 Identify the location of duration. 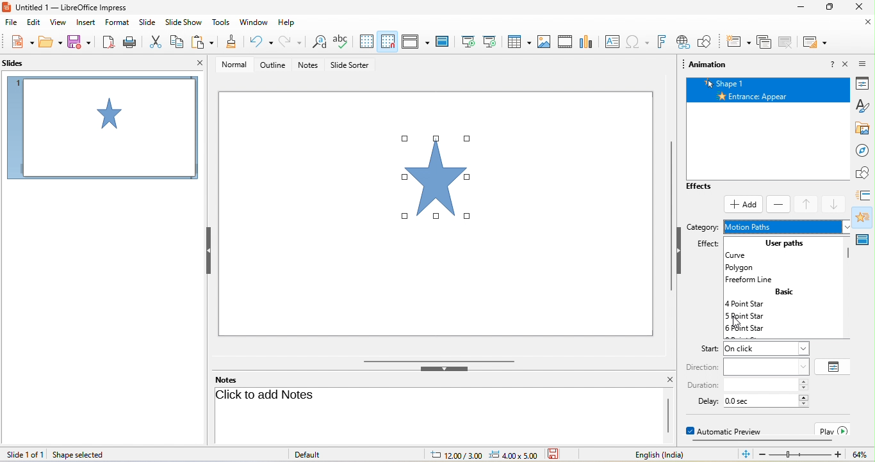
(702, 385).